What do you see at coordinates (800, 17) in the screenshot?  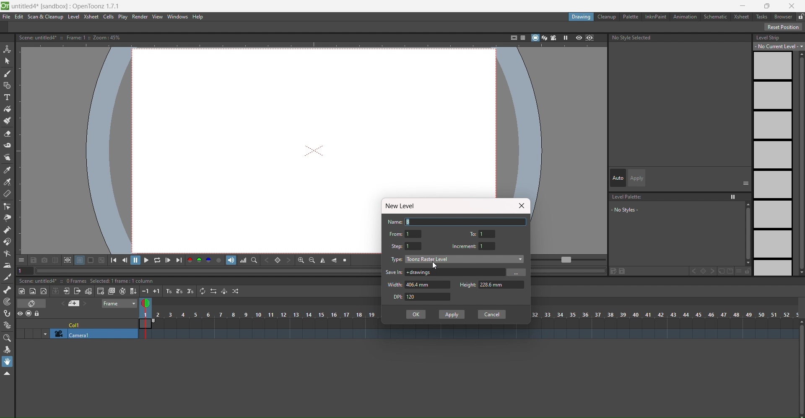 I see `lock unlock` at bounding box center [800, 17].